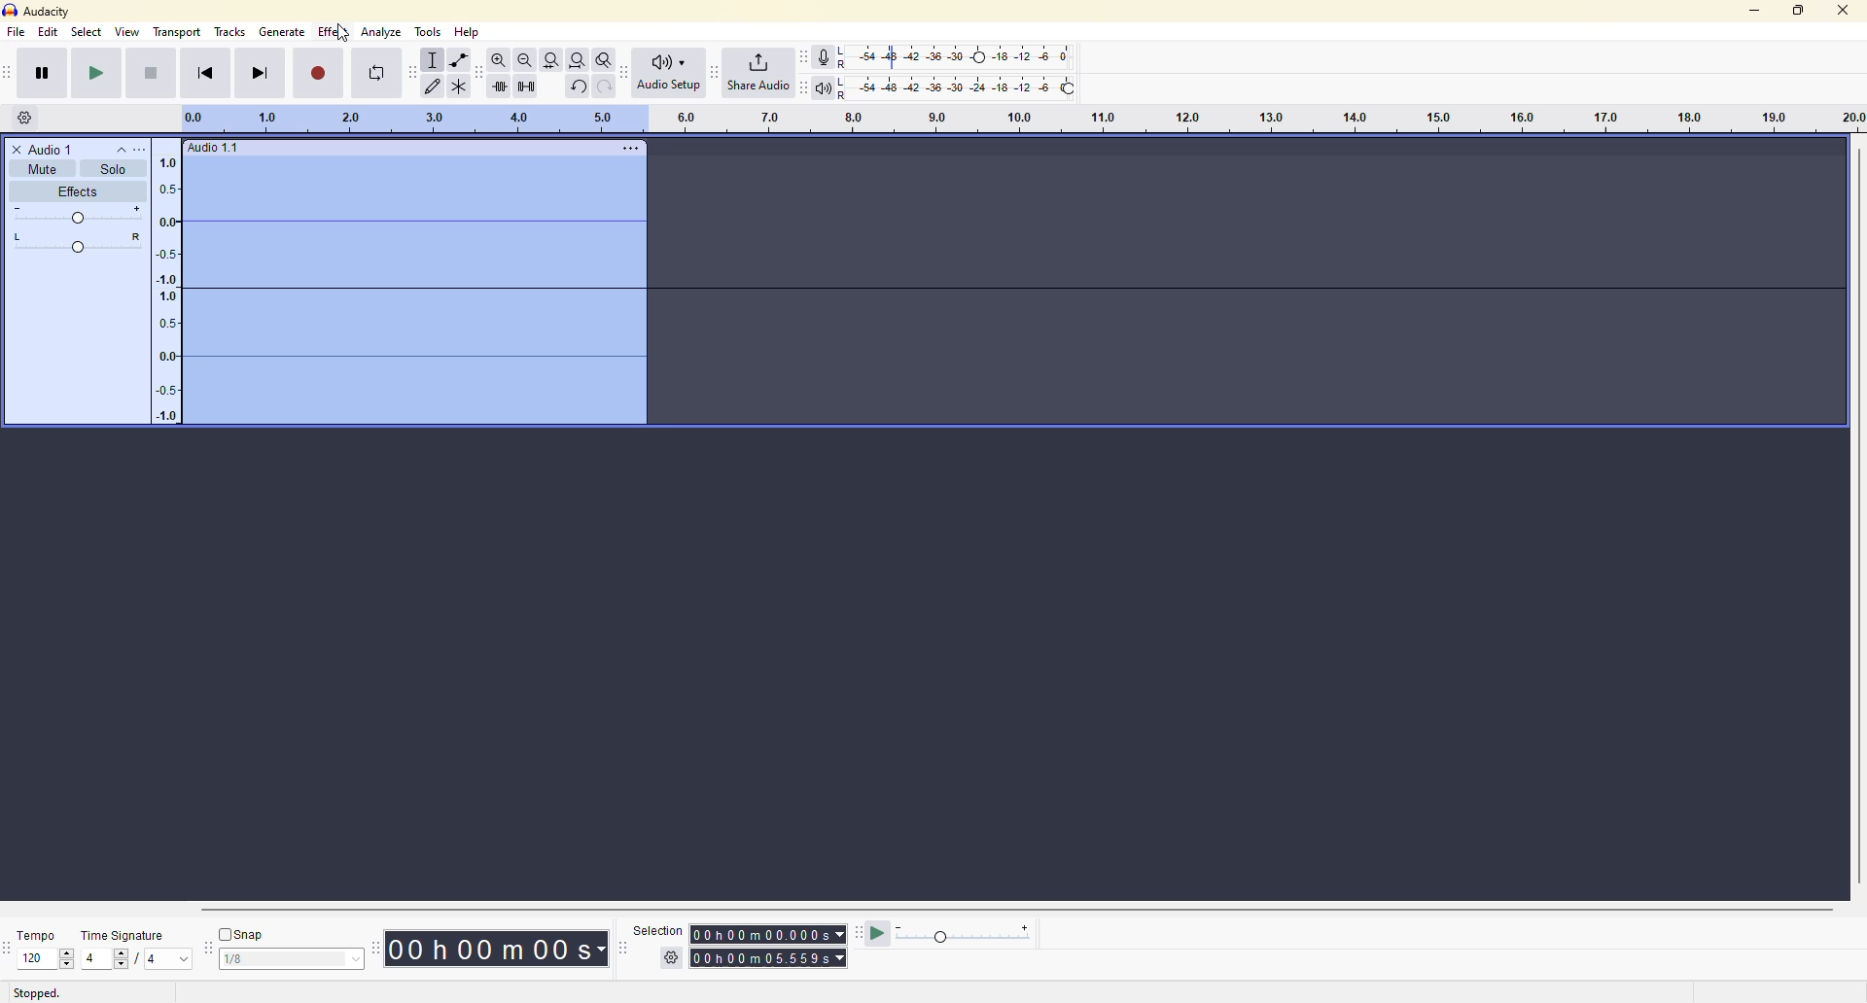  I want to click on solo, so click(113, 168).